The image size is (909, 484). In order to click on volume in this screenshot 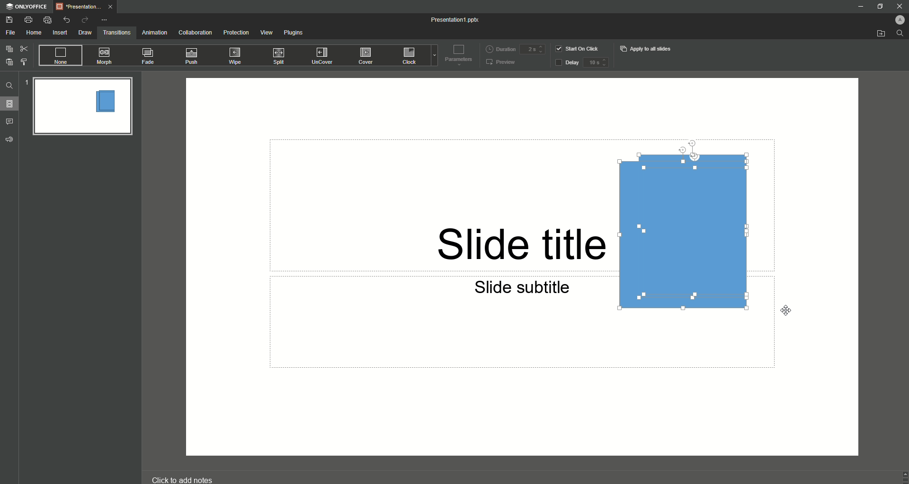, I will do `click(9, 140)`.